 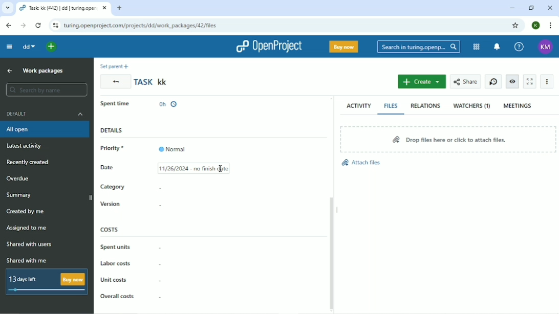 What do you see at coordinates (115, 246) in the screenshot?
I see `Spent units` at bounding box center [115, 246].